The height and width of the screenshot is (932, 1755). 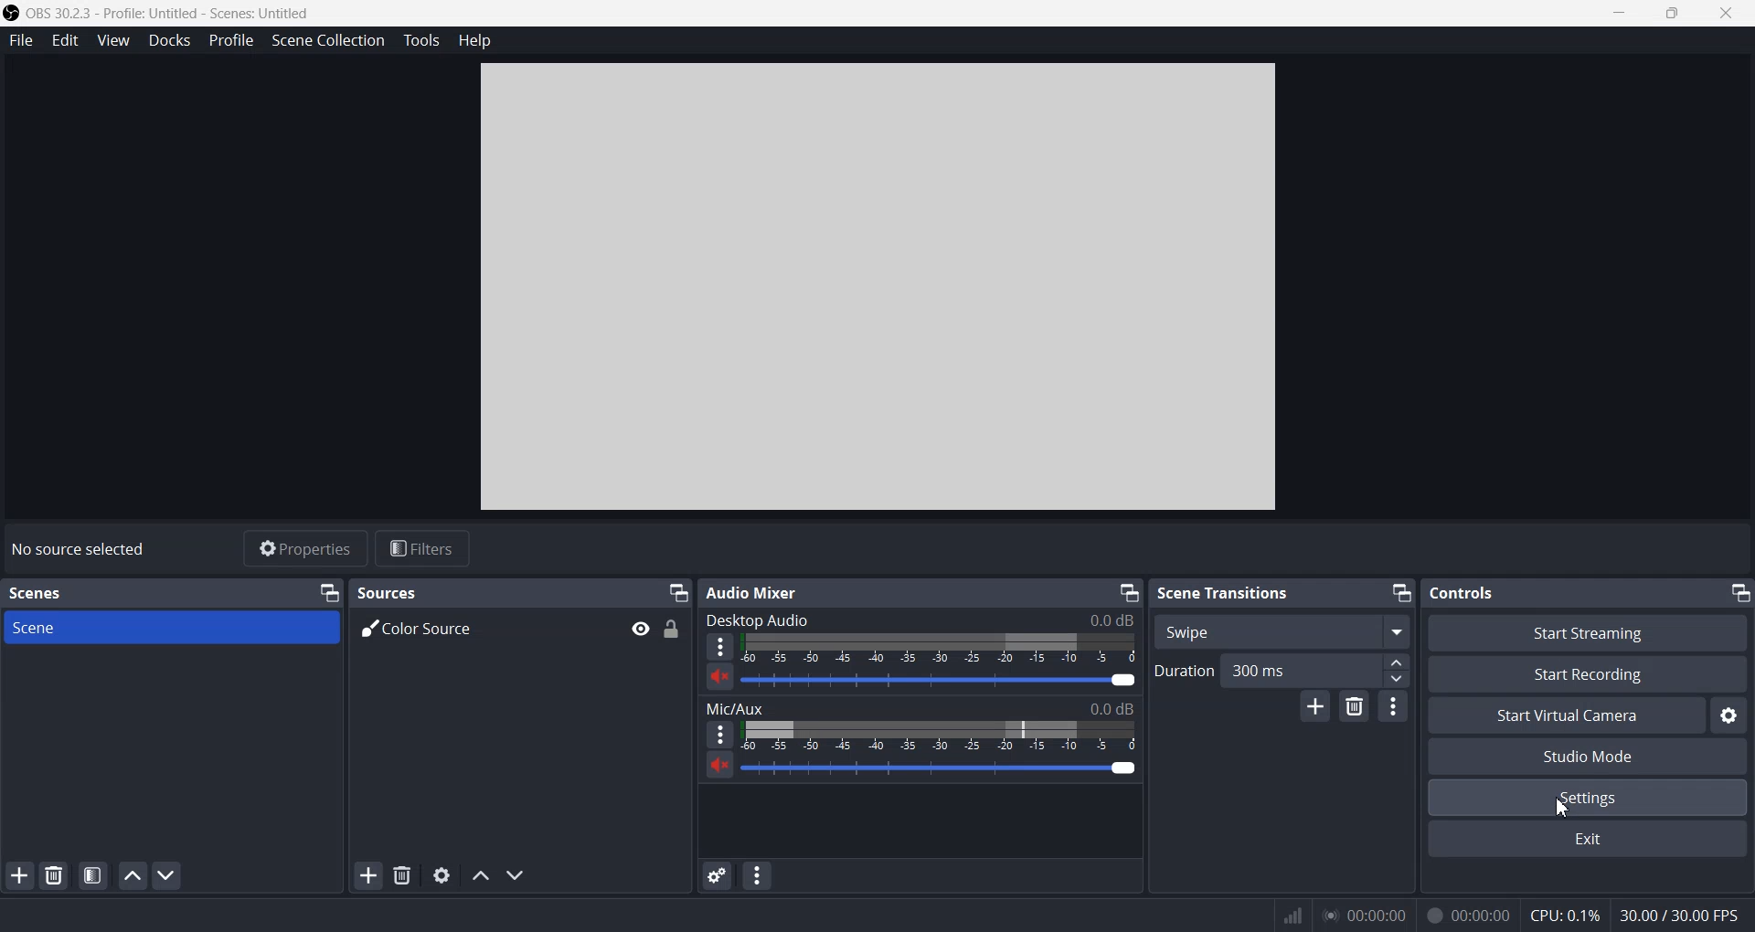 What do you see at coordinates (1588, 840) in the screenshot?
I see `Exit` at bounding box center [1588, 840].